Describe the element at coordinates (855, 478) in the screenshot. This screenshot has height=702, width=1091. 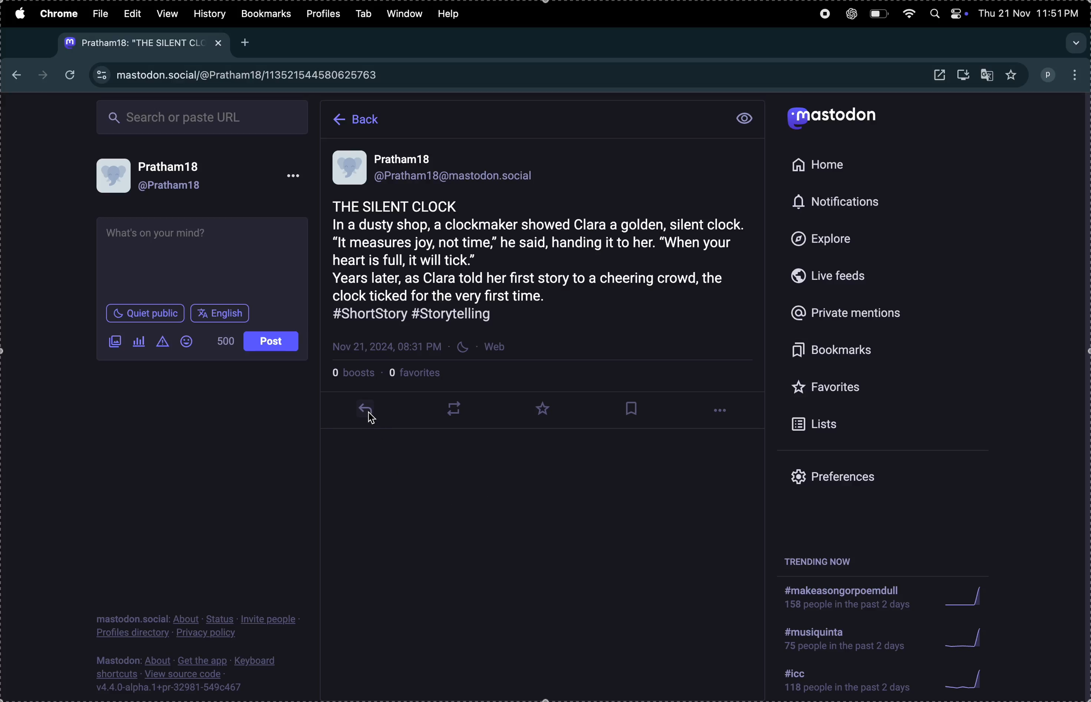
I see `preferences` at that location.